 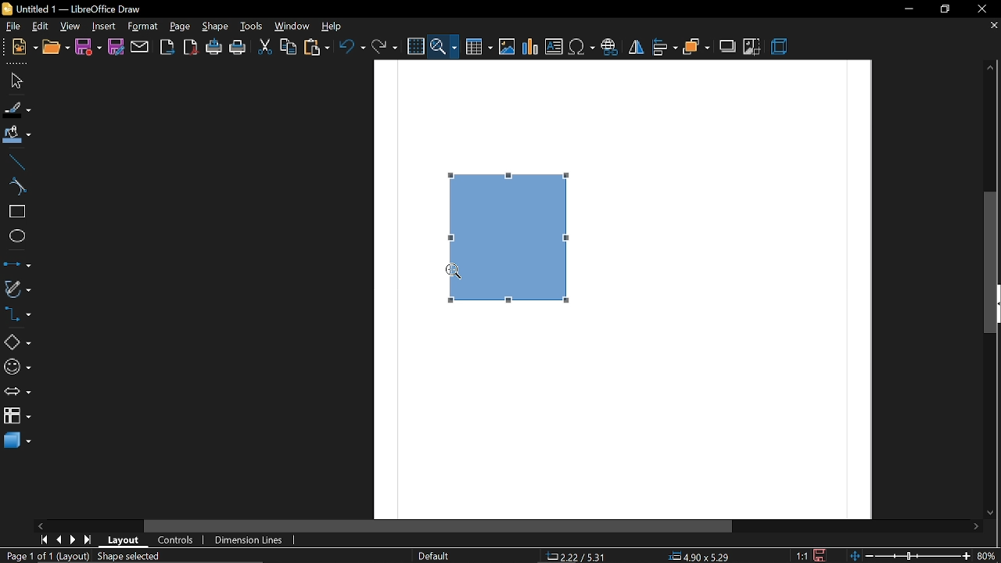 I want to click on next page, so click(x=73, y=540).